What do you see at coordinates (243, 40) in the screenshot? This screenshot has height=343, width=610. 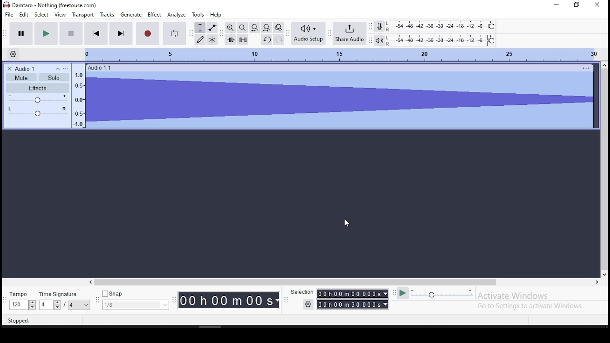 I see `silence audio selection` at bounding box center [243, 40].